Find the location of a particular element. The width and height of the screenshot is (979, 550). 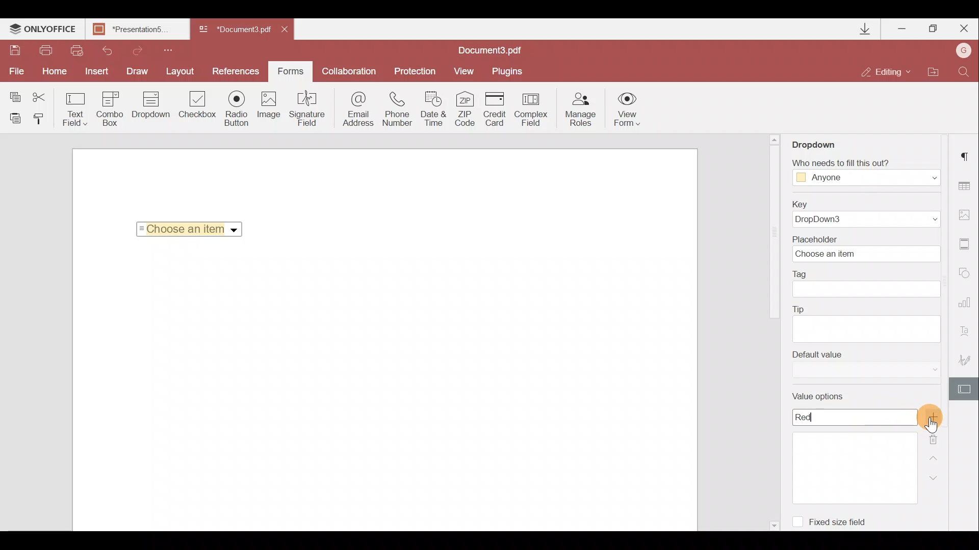

Up is located at coordinates (935, 456).